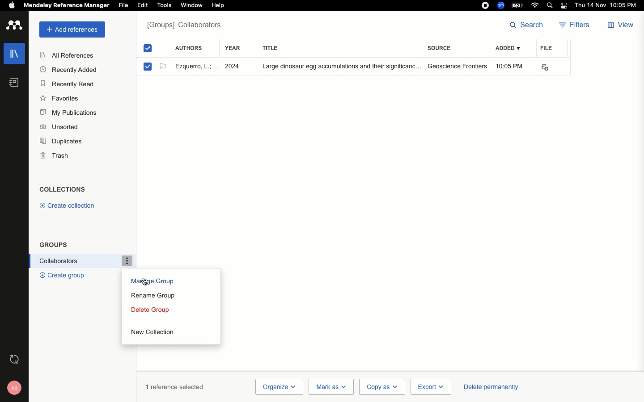  I want to click on Date/time, so click(608, 5).